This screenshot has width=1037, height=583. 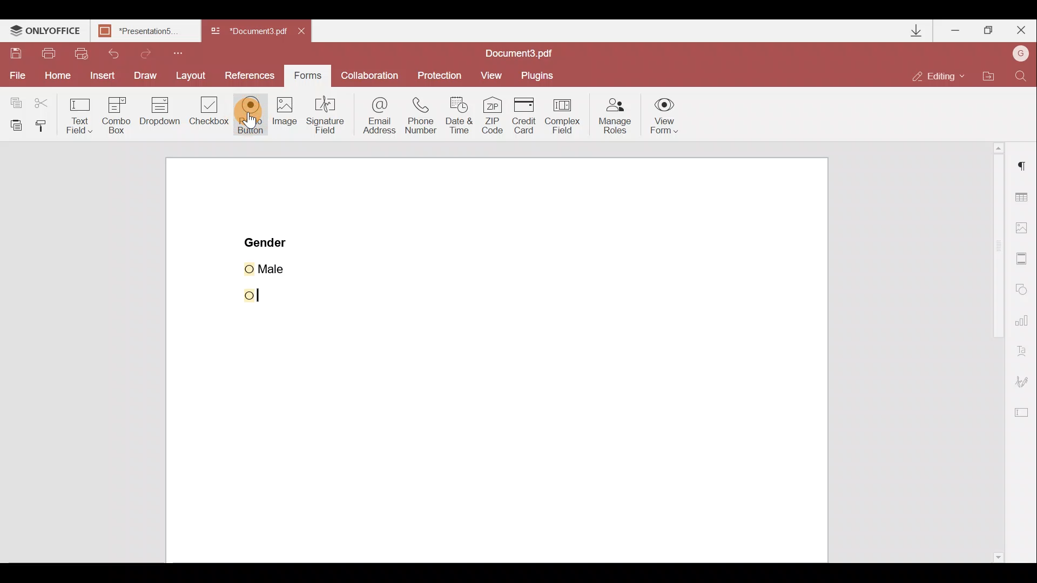 I want to click on Customize quick access toolbar, so click(x=185, y=52).